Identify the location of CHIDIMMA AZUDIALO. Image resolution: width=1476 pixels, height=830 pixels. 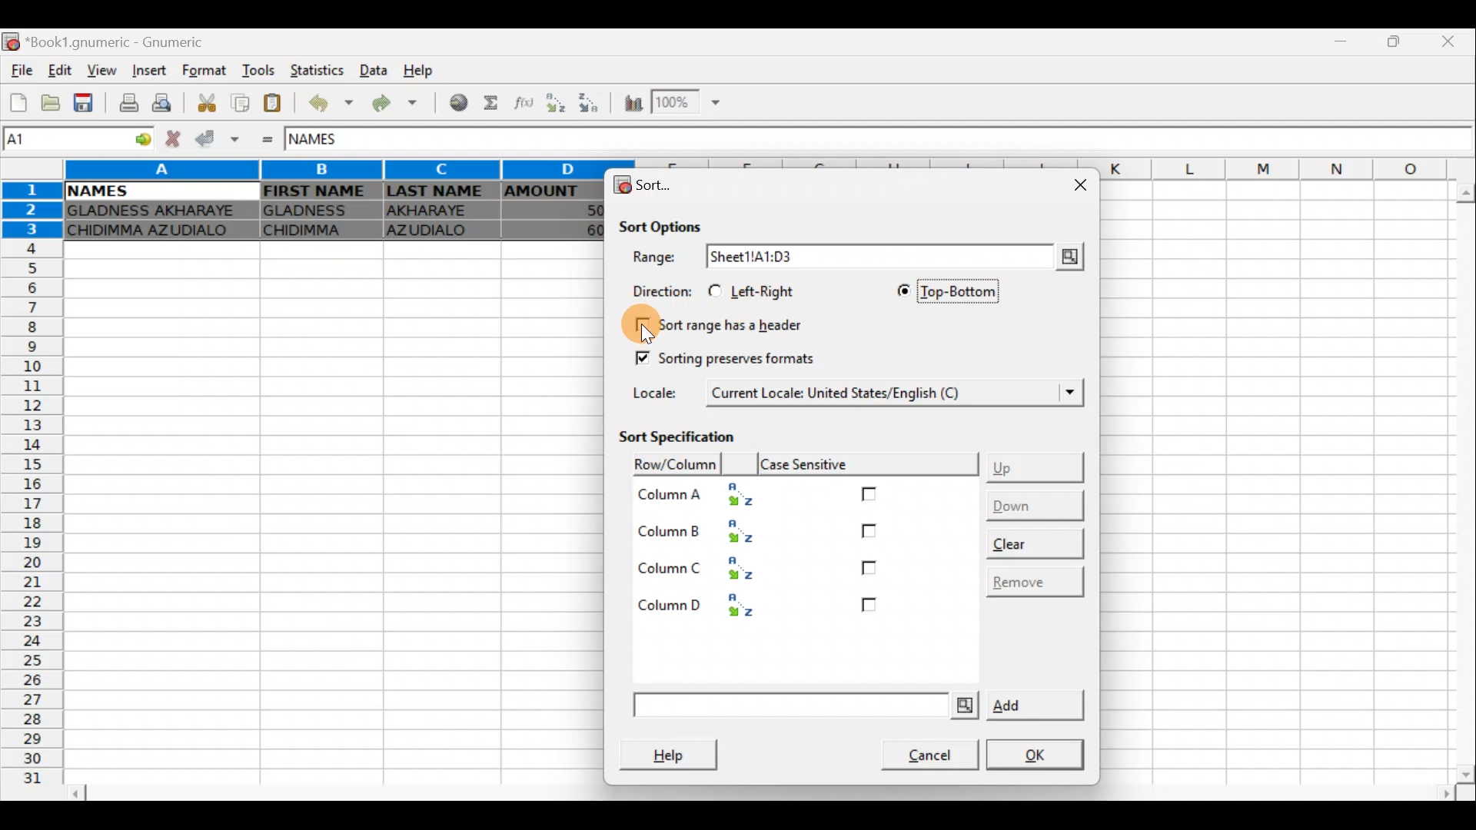
(155, 232).